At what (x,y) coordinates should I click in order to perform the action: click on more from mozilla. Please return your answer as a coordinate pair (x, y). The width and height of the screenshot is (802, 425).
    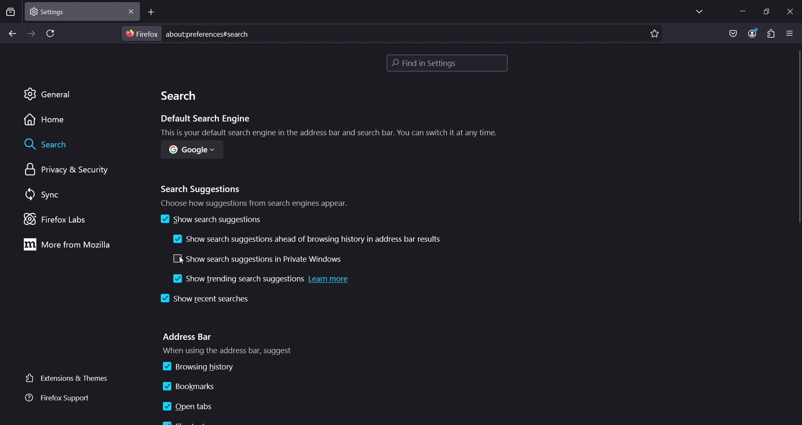
    Looking at the image, I should click on (76, 246).